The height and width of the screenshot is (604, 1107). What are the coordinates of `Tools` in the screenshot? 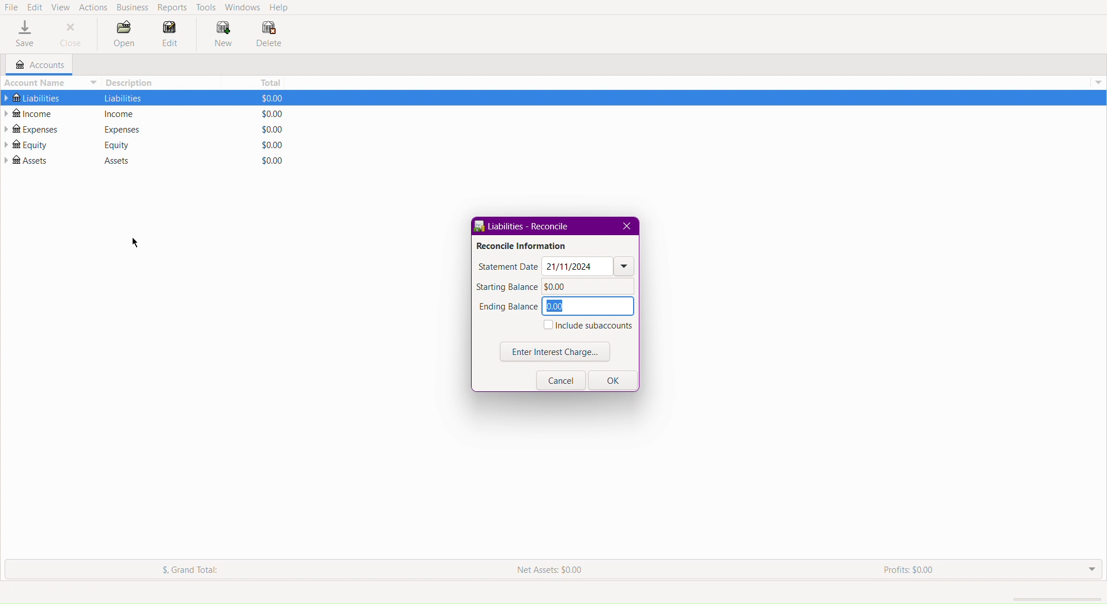 It's located at (206, 6).